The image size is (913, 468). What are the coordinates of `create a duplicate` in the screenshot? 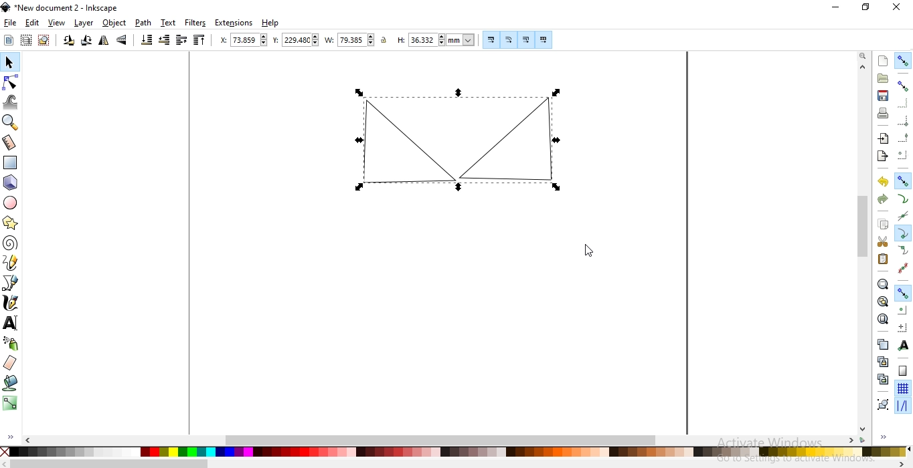 It's located at (882, 344).